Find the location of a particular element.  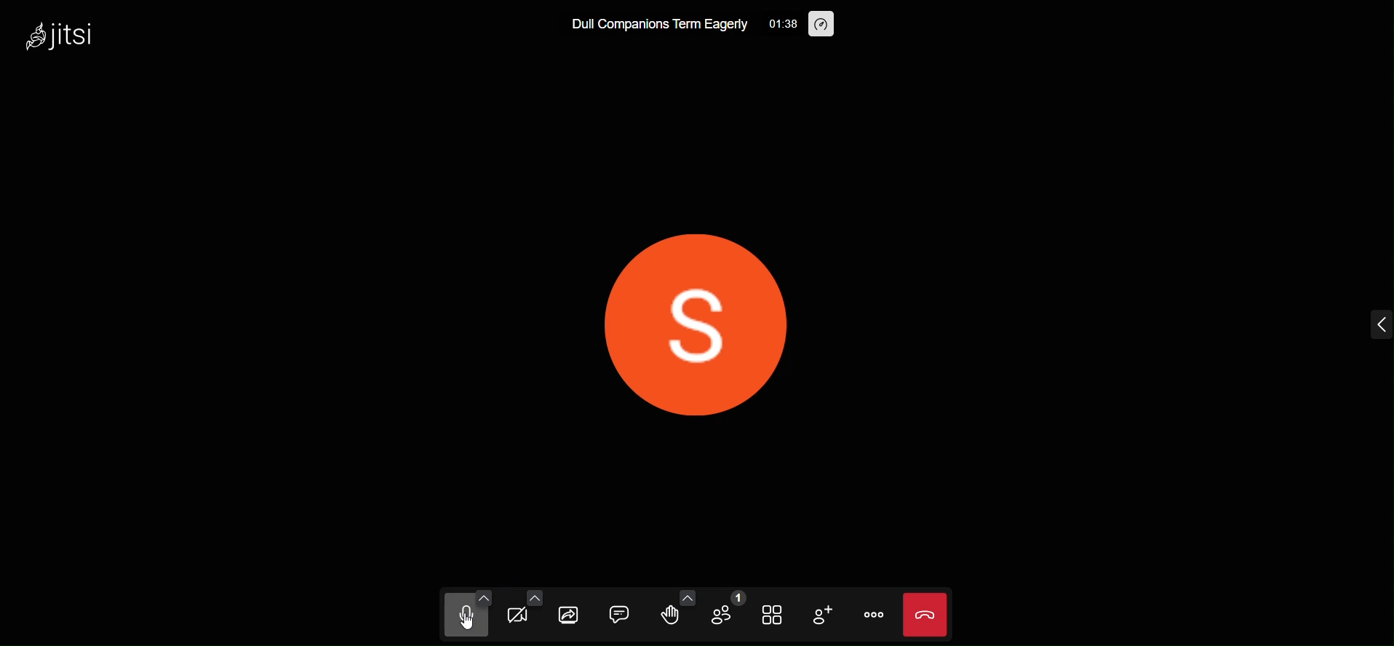

meeting title is located at coordinates (658, 28).